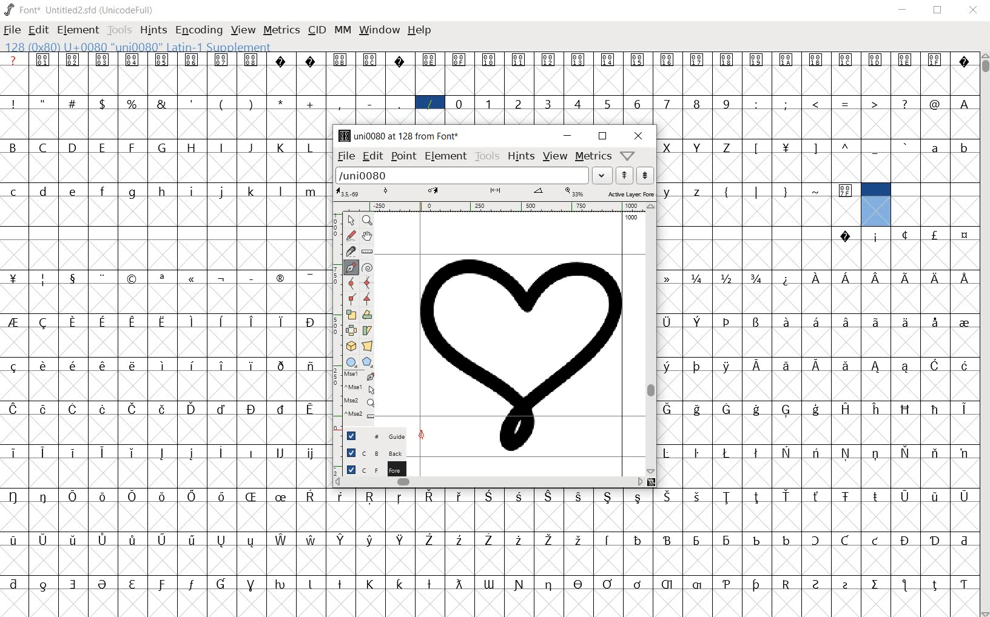 This screenshot has height=617, width=990. What do you see at coordinates (152, 30) in the screenshot?
I see `HINTS` at bounding box center [152, 30].